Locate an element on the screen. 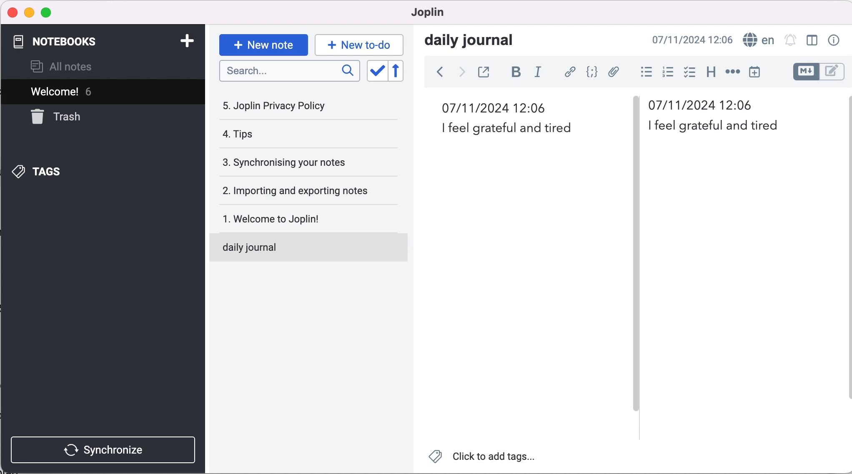 This screenshot has height=474, width=852. daily journal  is located at coordinates (295, 246).